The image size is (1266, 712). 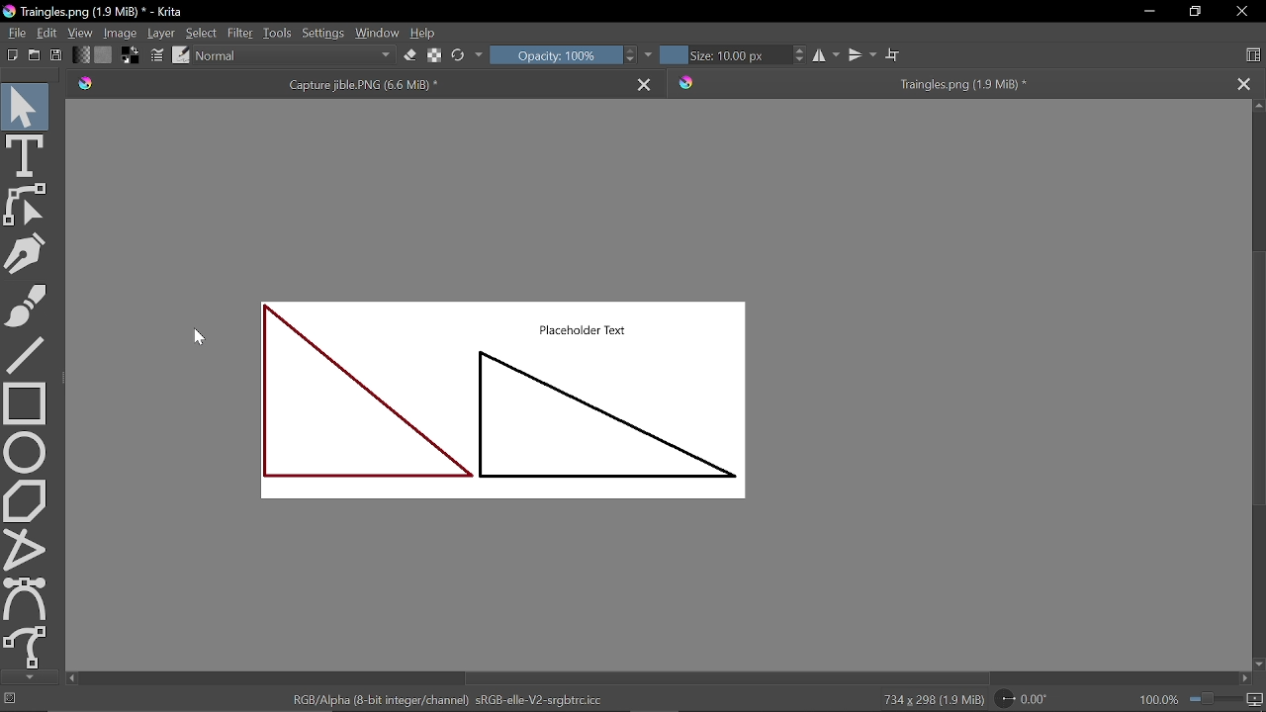 I want to click on Reload original preset, so click(x=457, y=57).